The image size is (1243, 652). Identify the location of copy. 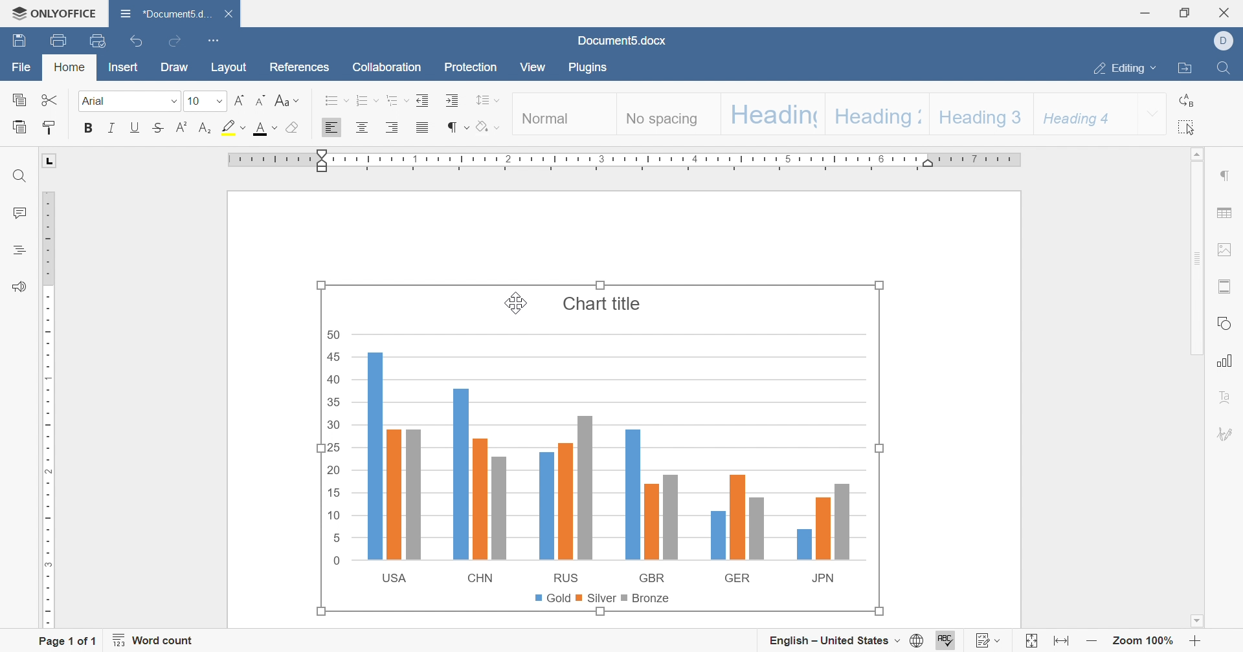
(18, 99).